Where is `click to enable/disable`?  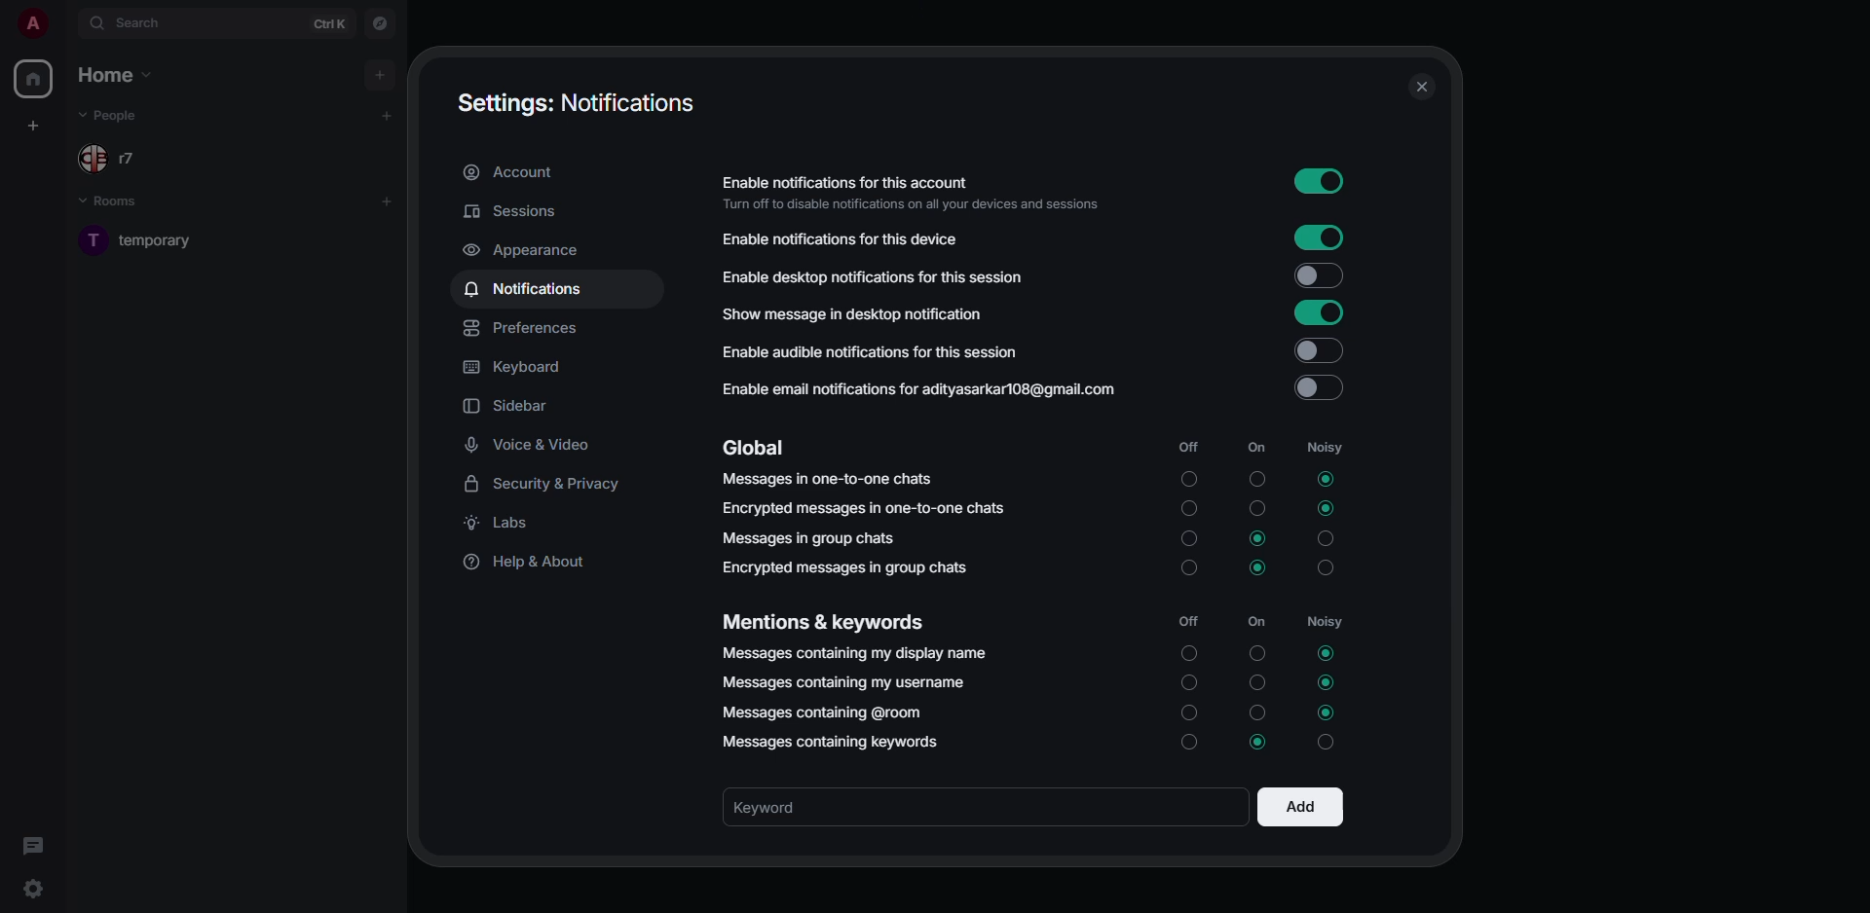
click to enable/disable is located at coordinates (1317, 313).